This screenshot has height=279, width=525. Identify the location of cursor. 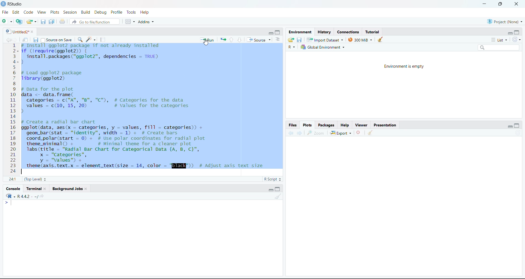
(206, 43).